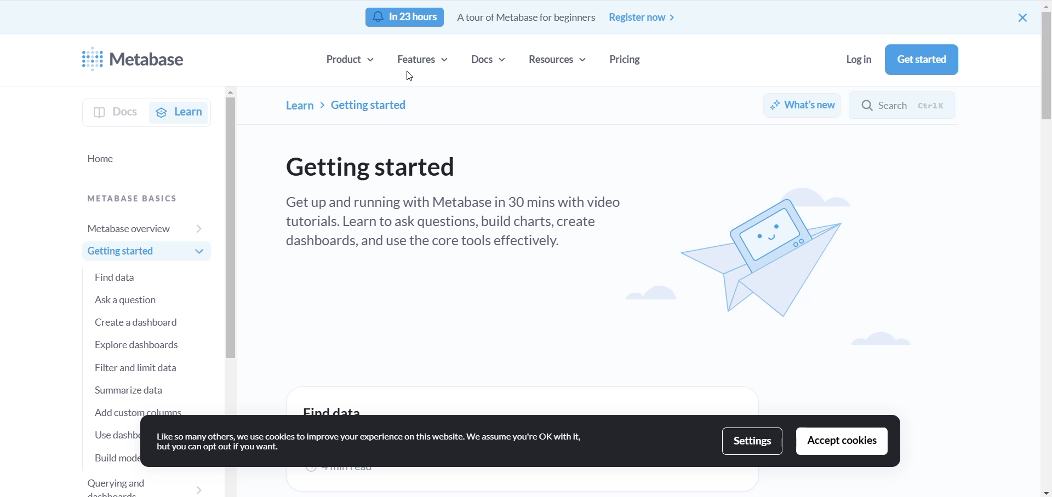 The image size is (1052, 497). I want to click on TEXT, so click(456, 205).